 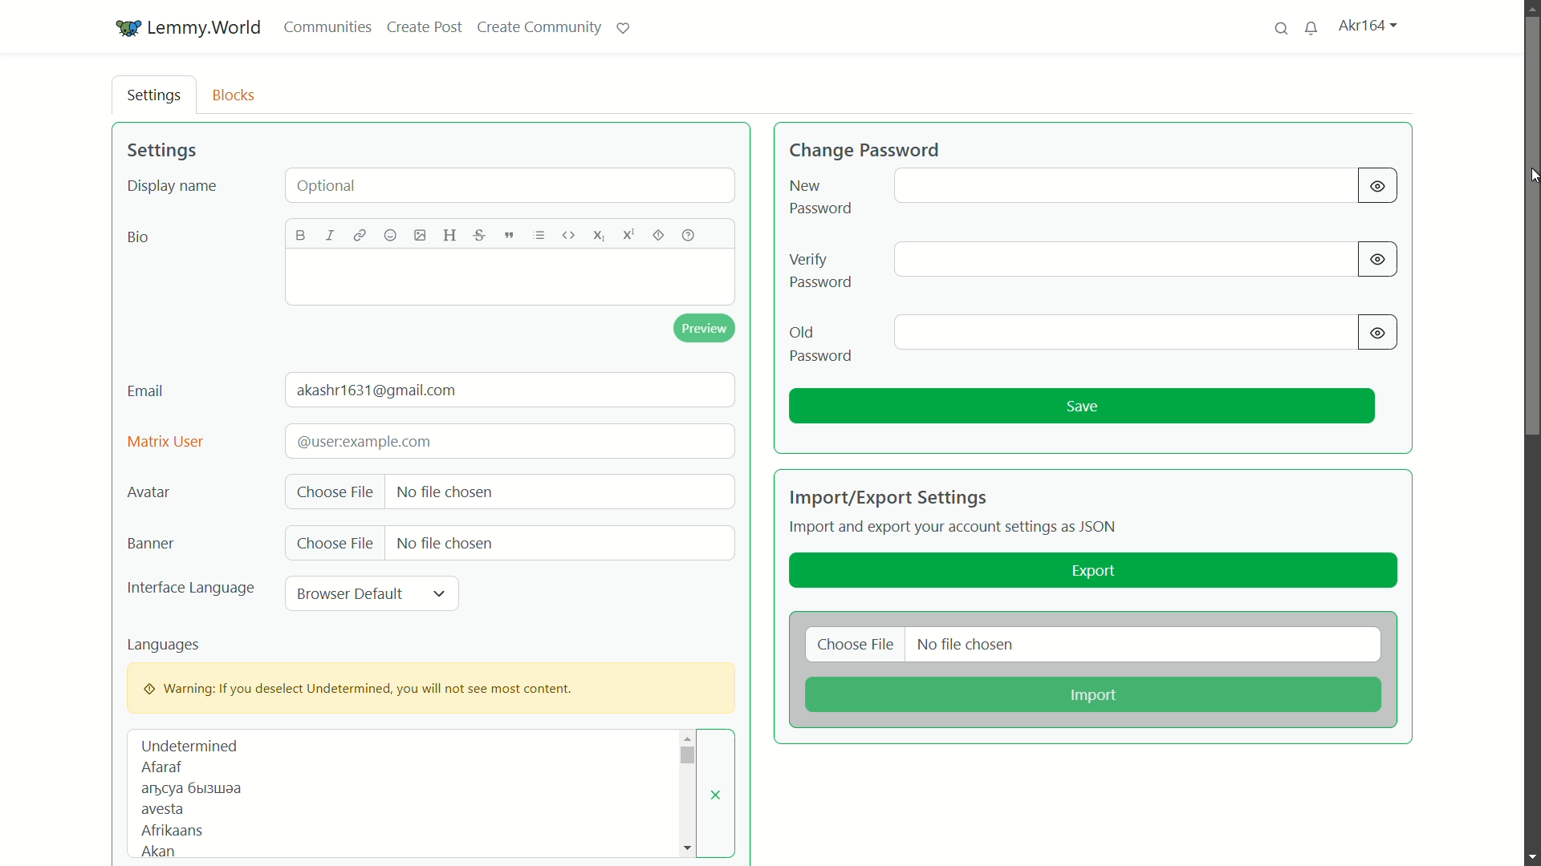 I want to click on text, so click(x=364, y=441).